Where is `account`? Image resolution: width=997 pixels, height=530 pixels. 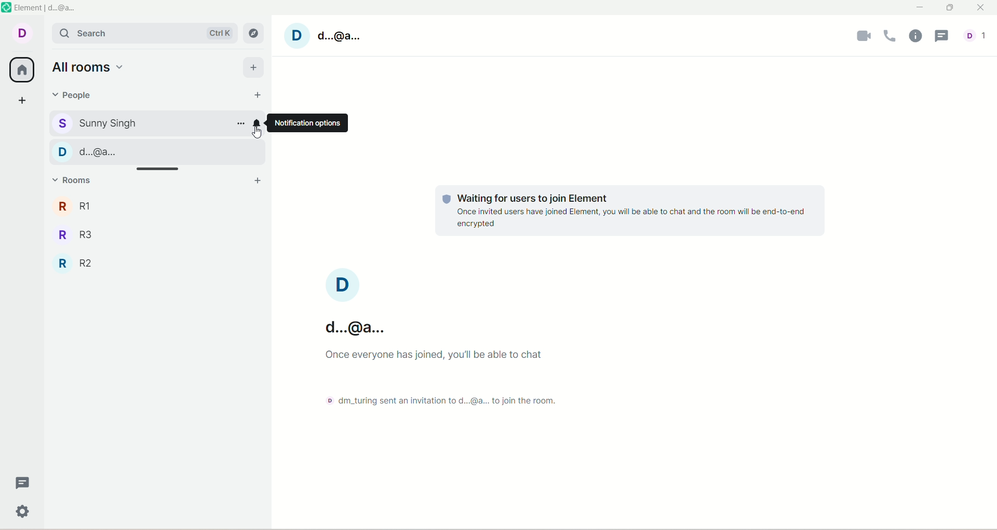 account is located at coordinates (327, 36).